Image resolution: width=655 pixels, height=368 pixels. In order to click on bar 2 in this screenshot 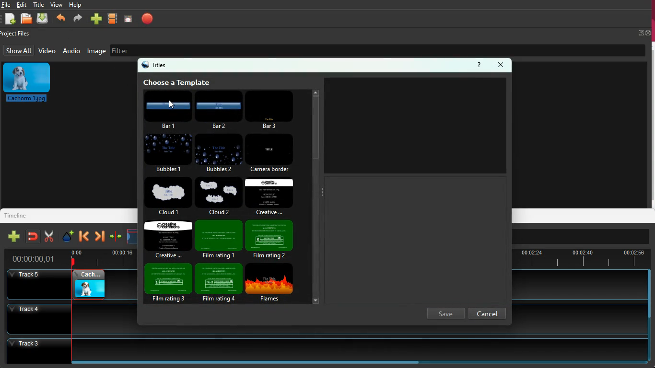, I will do `click(220, 109)`.